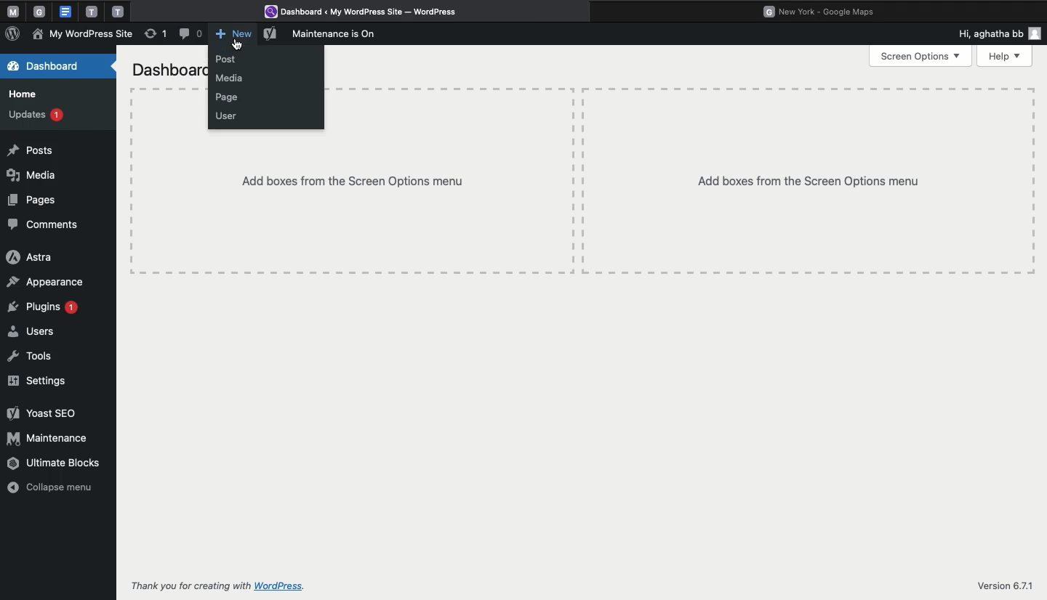  Describe the element at coordinates (228, 117) in the screenshot. I see `User` at that location.